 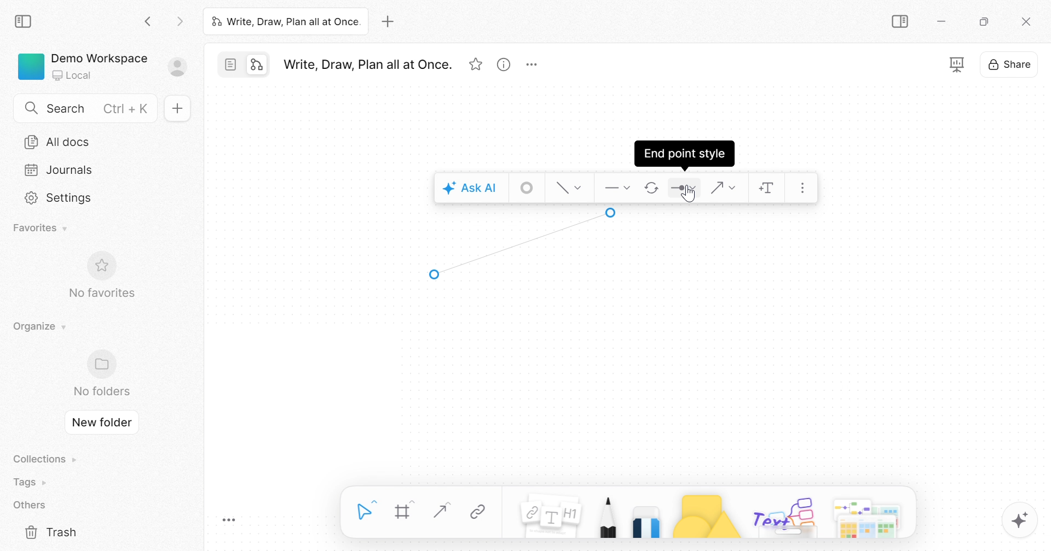 What do you see at coordinates (229, 521) in the screenshot?
I see `Toggle Zoom Tool Bar` at bounding box center [229, 521].